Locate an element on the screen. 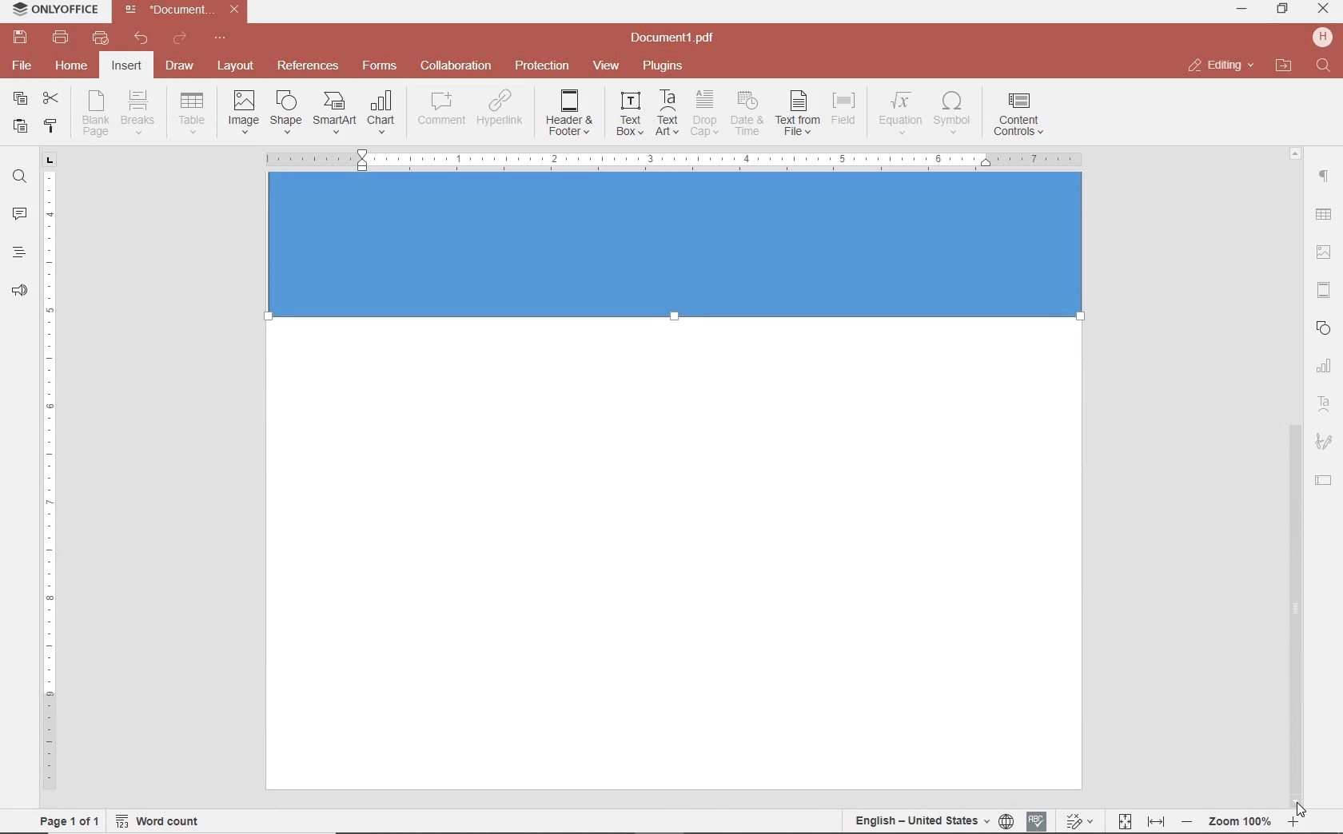 The width and height of the screenshot is (1343, 834). scrollbar is located at coordinates (1296, 608).